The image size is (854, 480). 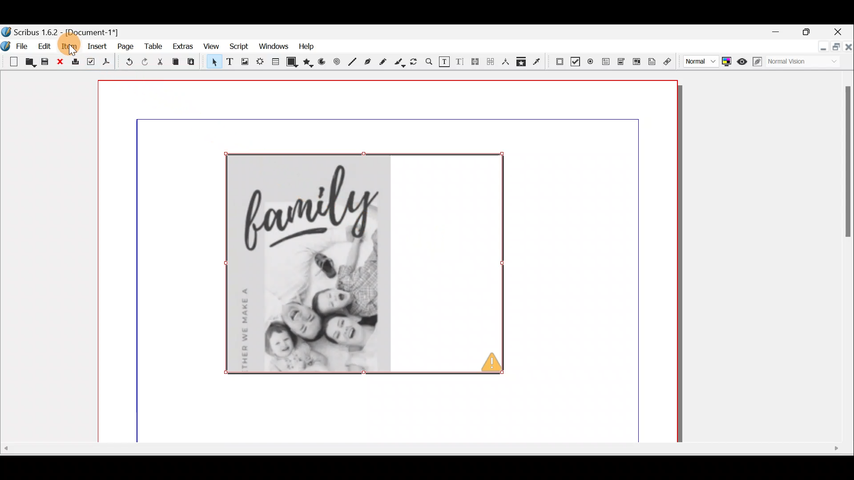 I want to click on Save, so click(x=45, y=62).